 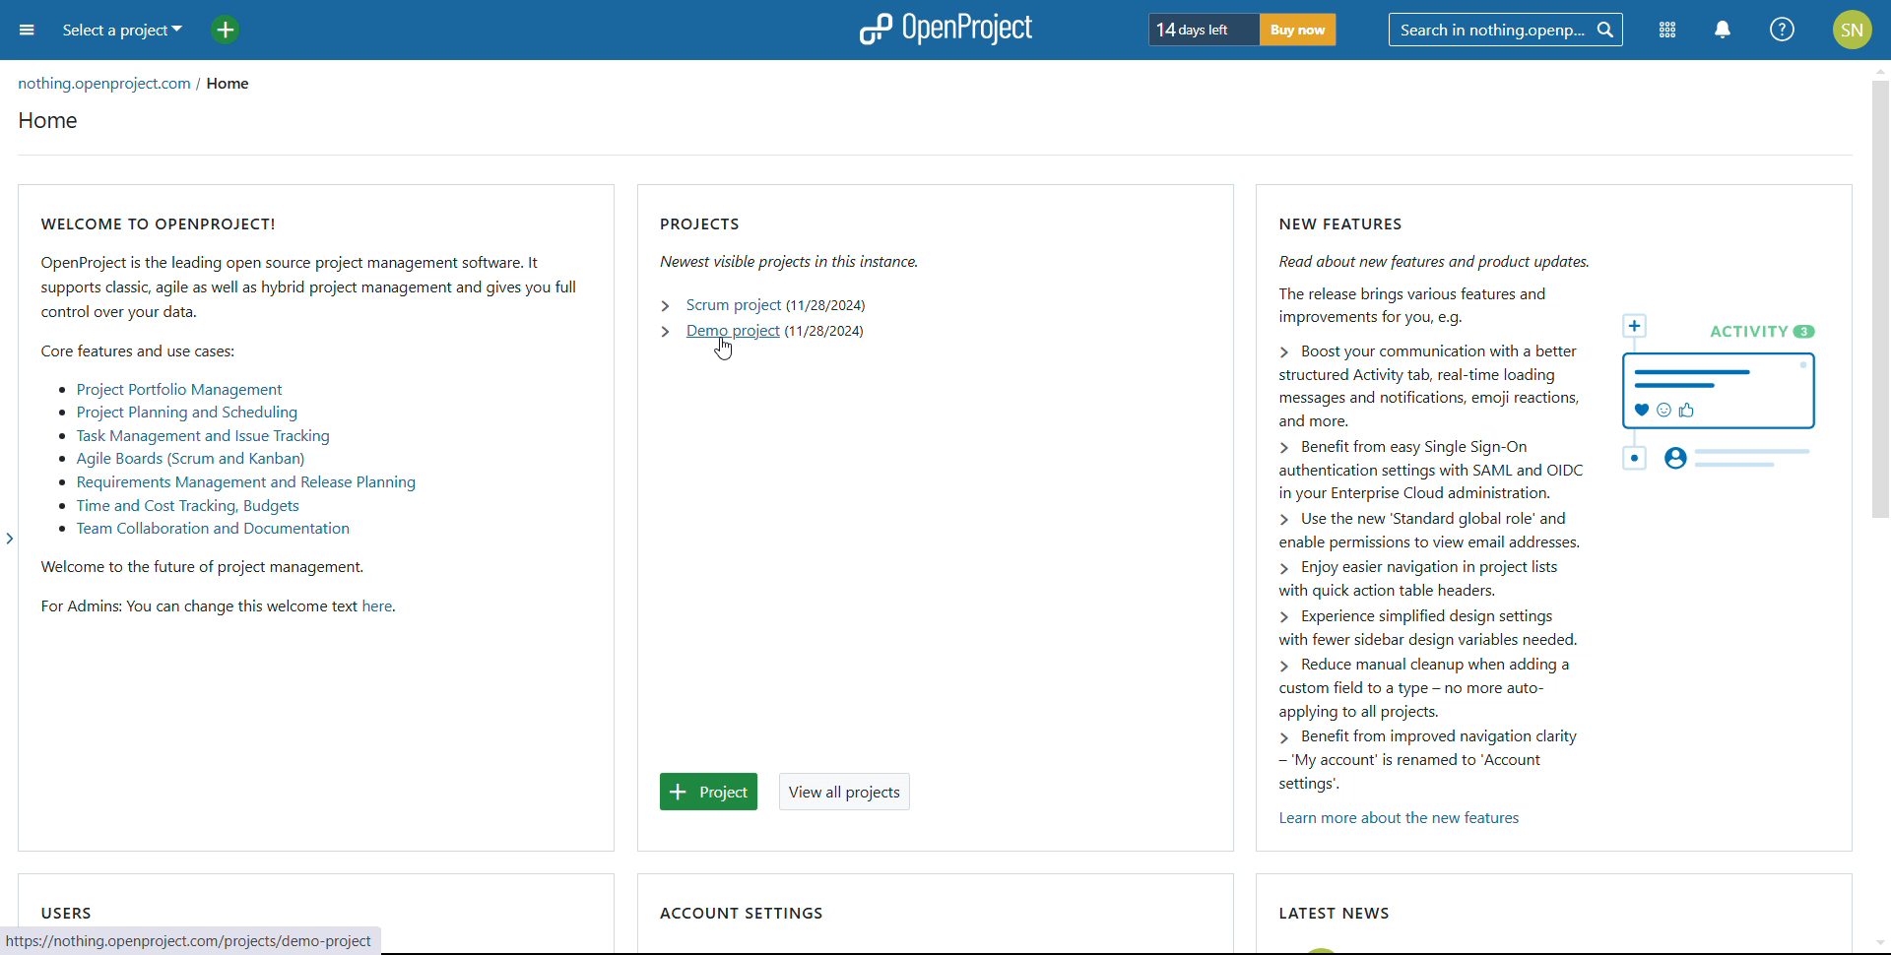 What do you see at coordinates (1298, 30) in the screenshot?
I see `buy now` at bounding box center [1298, 30].